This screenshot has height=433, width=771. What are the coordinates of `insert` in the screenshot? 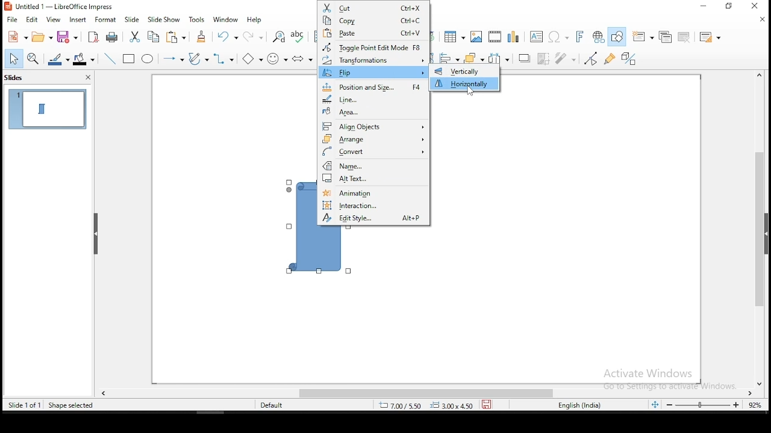 It's located at (79, 20).